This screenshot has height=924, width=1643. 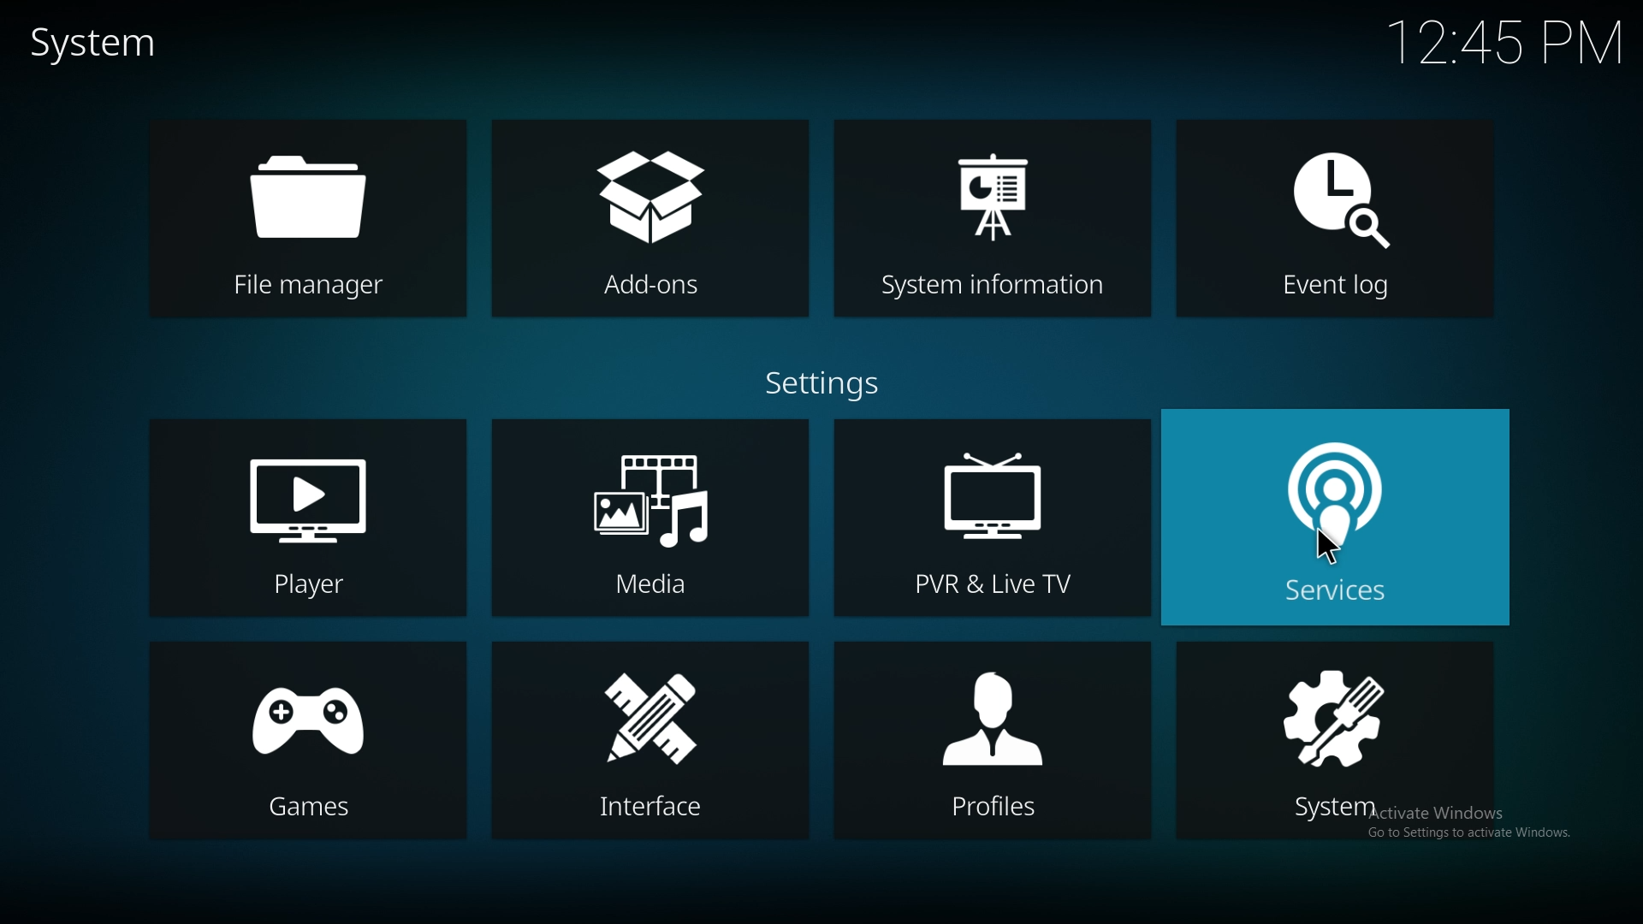 What do you see at coordinates (306, 741) in the screenshot?
I see `games` at bounding box center [306, 741].